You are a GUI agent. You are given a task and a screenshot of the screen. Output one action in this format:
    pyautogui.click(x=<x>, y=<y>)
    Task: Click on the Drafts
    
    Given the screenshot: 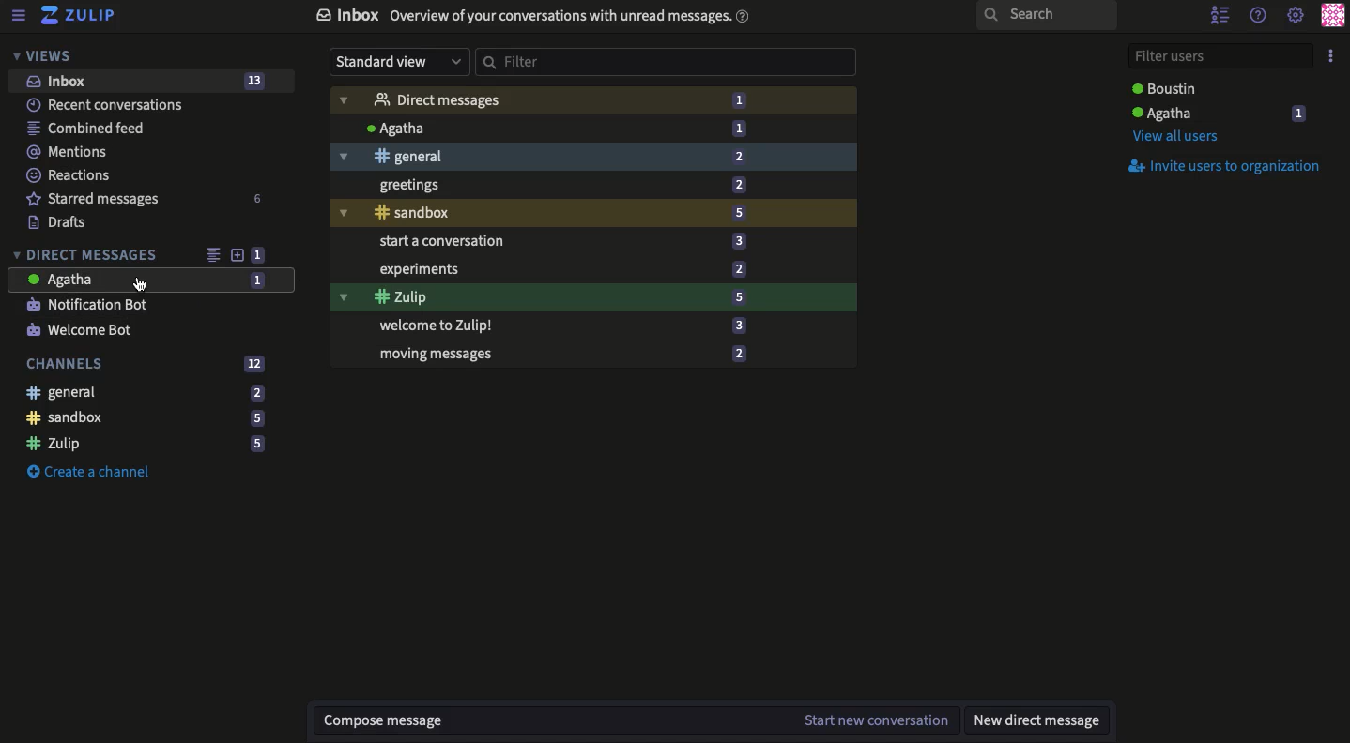 What is the action you would take?
    pyautogui.click(x=64, y=222)
    